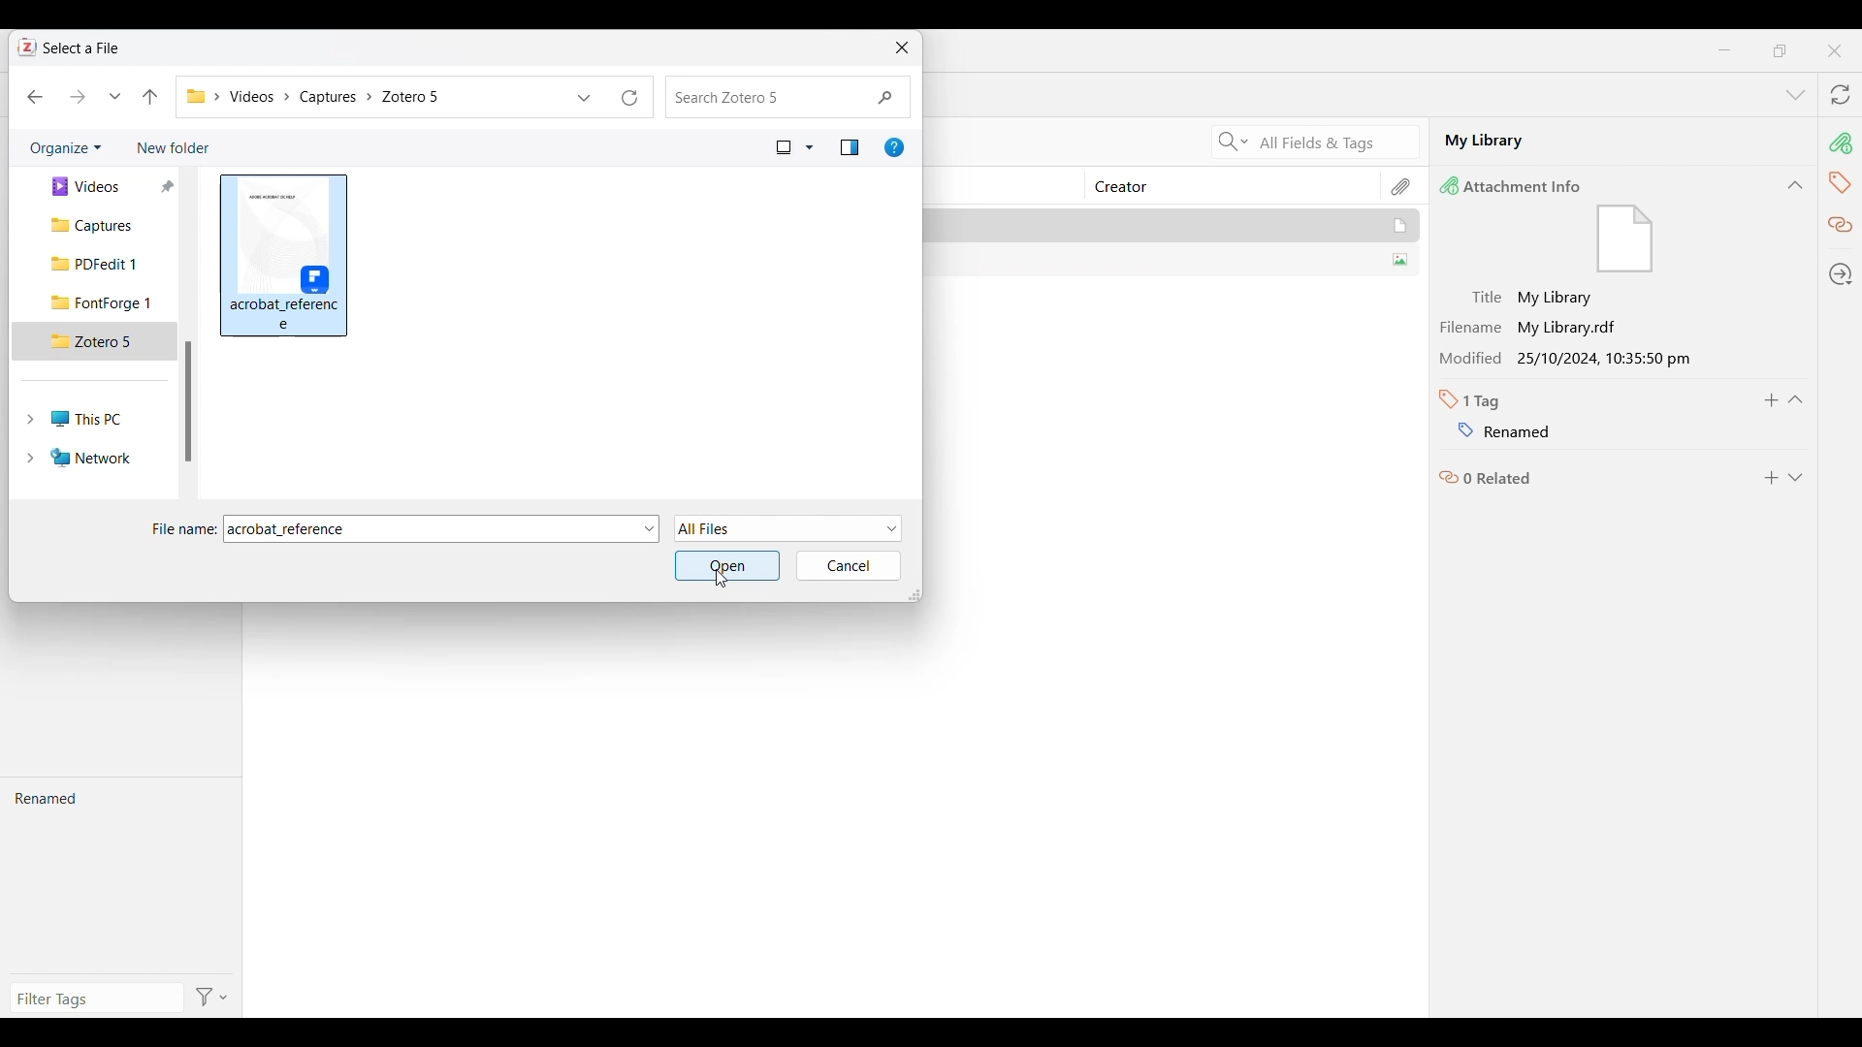  What do you see at coordinates (650, 530) in the screenshot?
I see `File options` at bounding box center [650, 530].